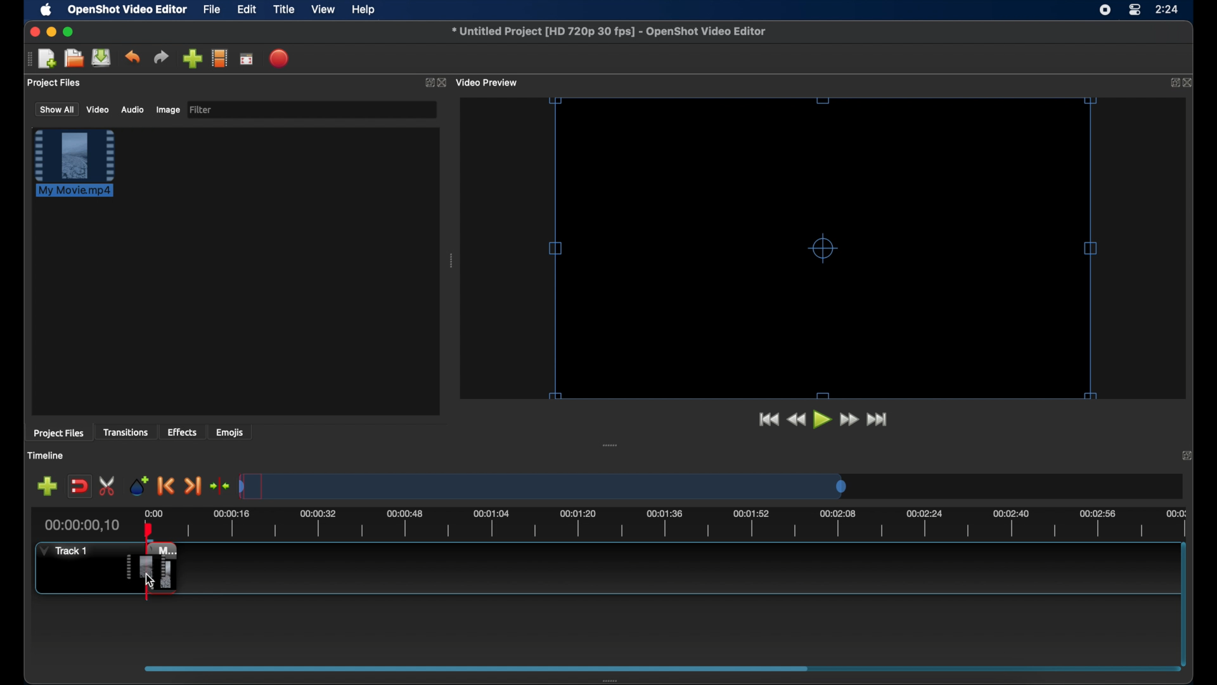 The height and width of the screenshot is (685, 1217). Describe the element at coordinates (46, 455) in the screenshot. I see `timeline` at that location.